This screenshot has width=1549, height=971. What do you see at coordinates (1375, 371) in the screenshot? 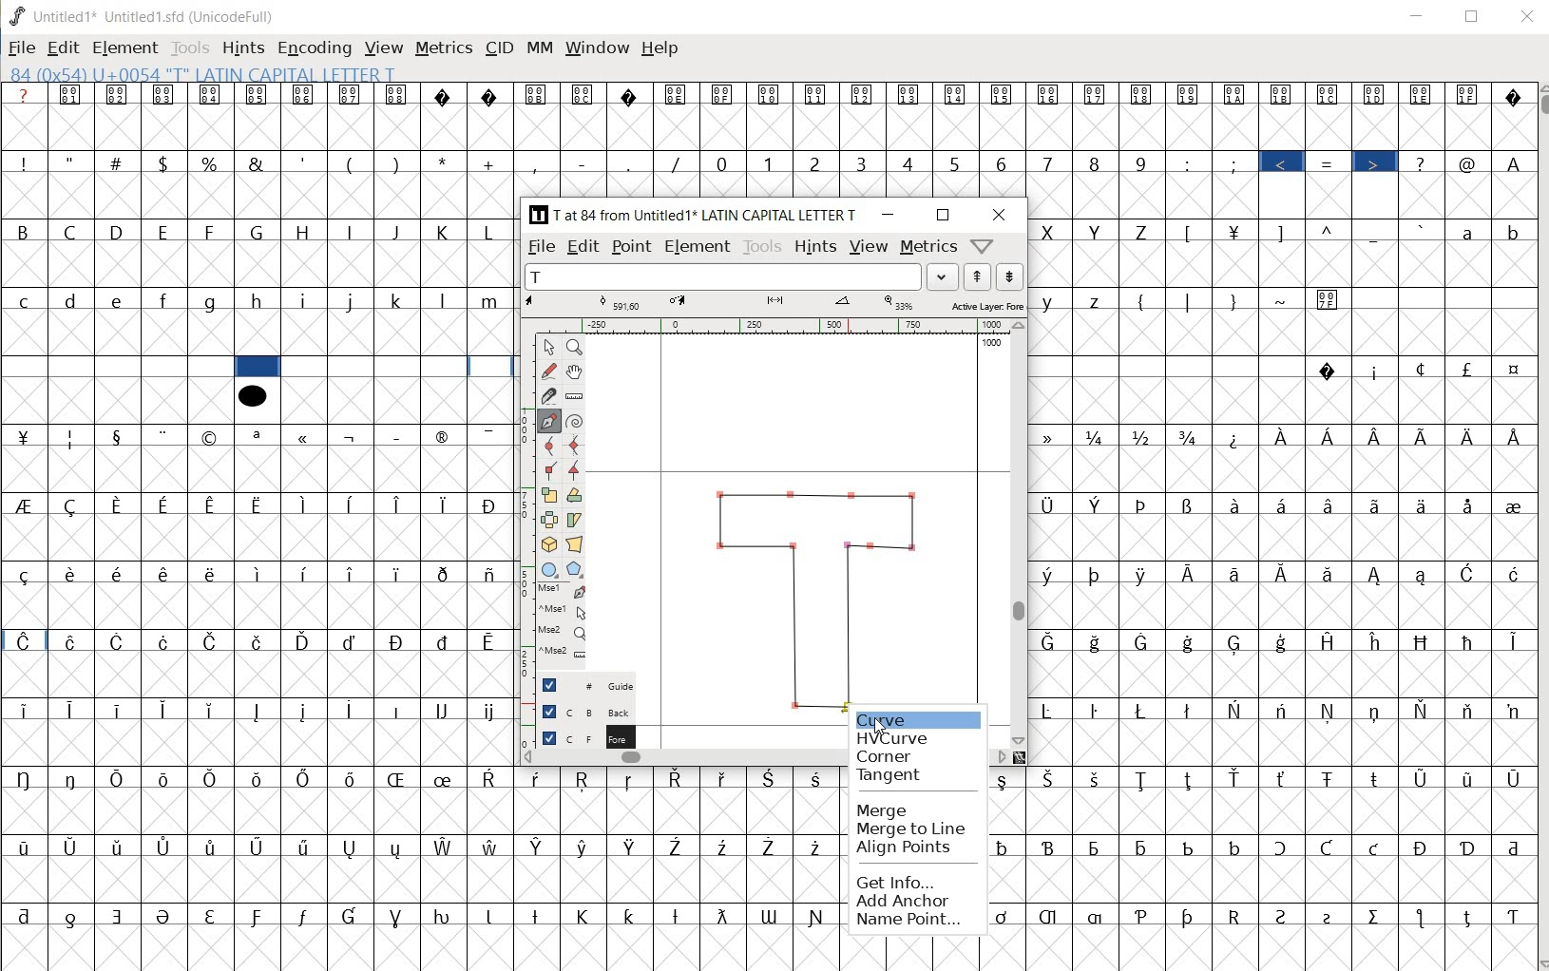
I see `Symbol` at bounding box center [1375, 371].